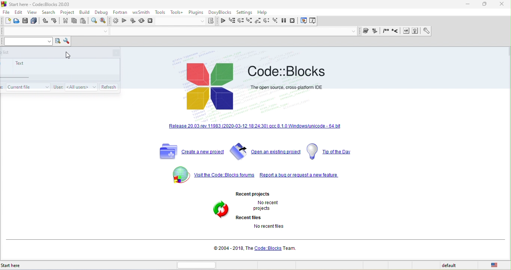 This screenshot has width=511, height=270. What do you see at coordinates (272, 205) in the screenshot?
I see `no recent projects ` at bounding box center [272, 205].